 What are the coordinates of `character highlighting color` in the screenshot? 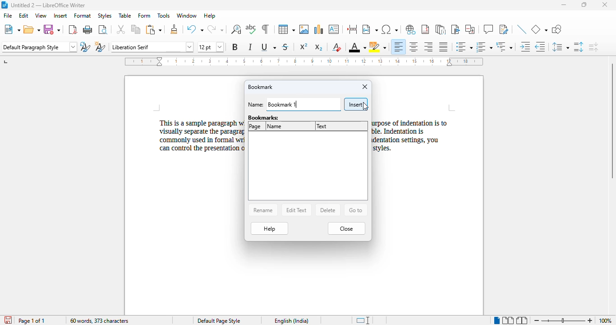 It's located at (378, 47).